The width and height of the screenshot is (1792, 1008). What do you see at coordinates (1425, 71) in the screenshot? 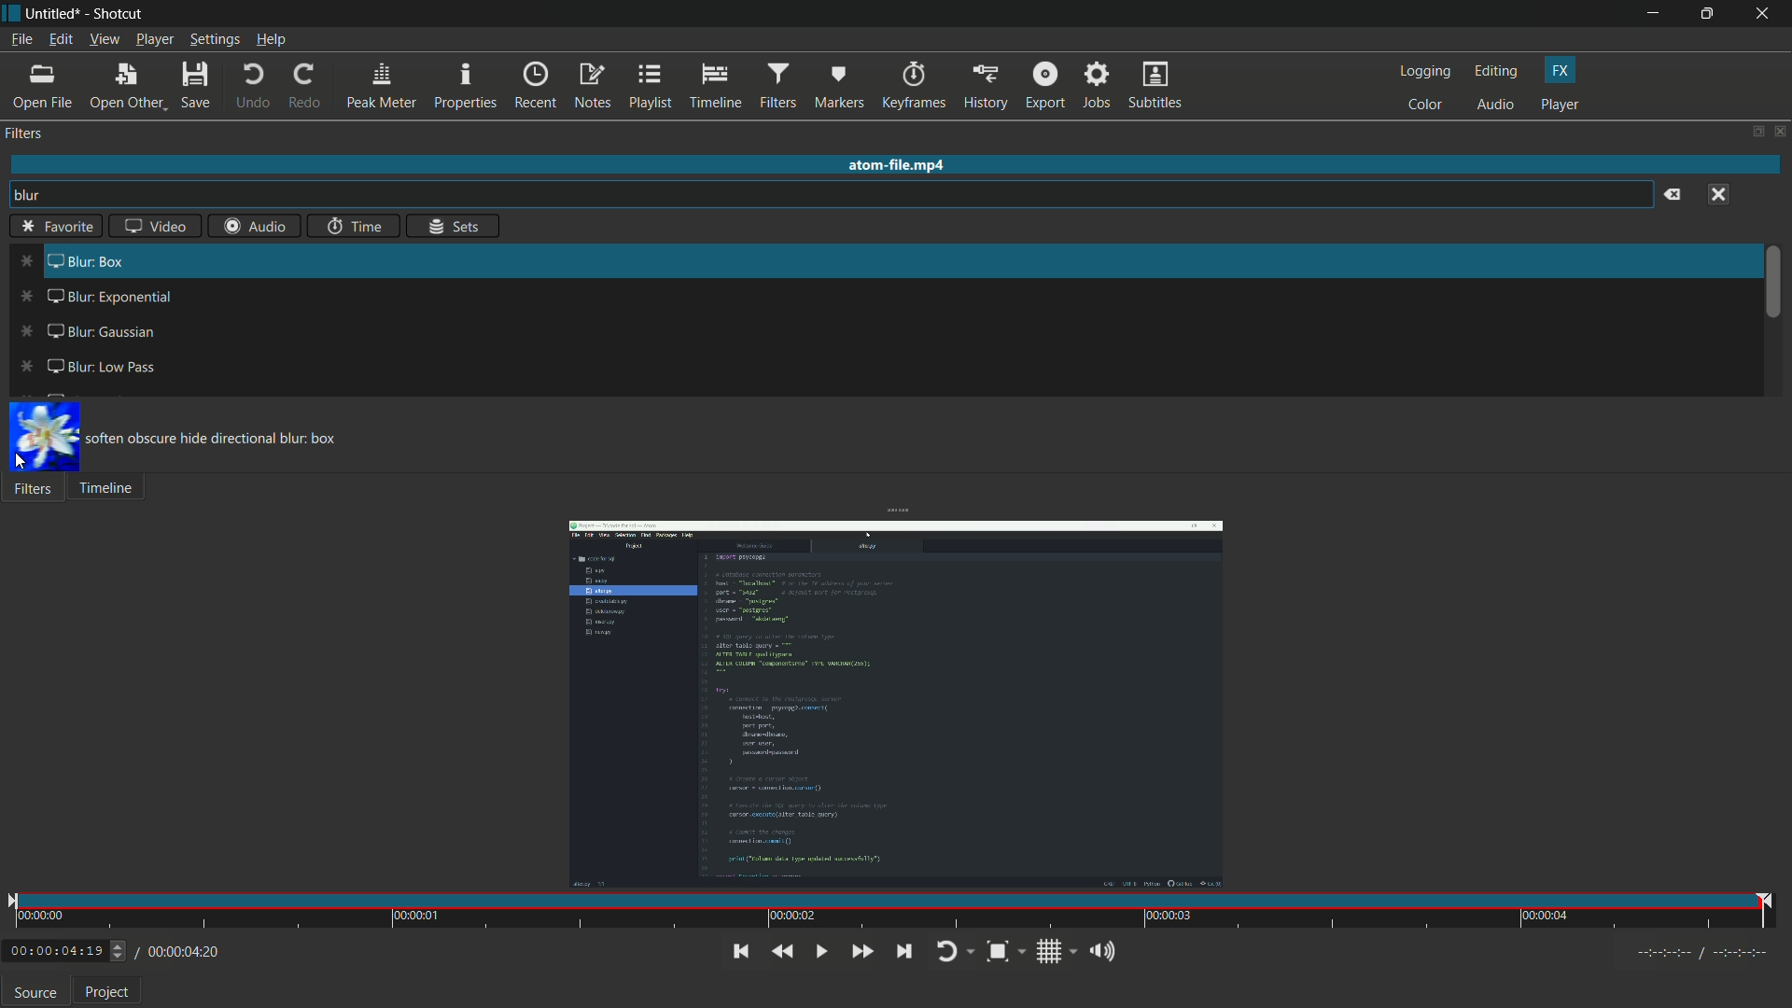
I see `logging` at bounding box center [1425, 71].